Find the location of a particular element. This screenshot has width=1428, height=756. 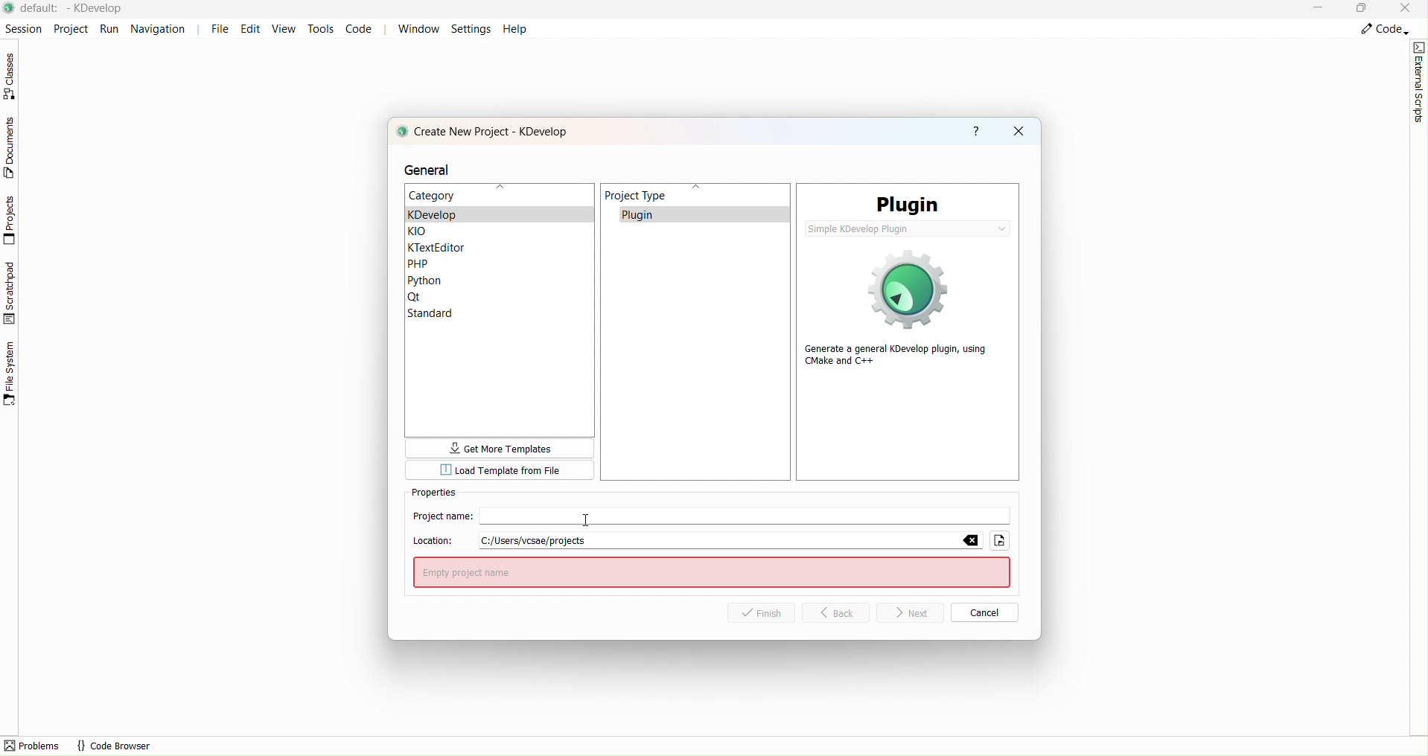

Code is located at coordinates (360, 29).